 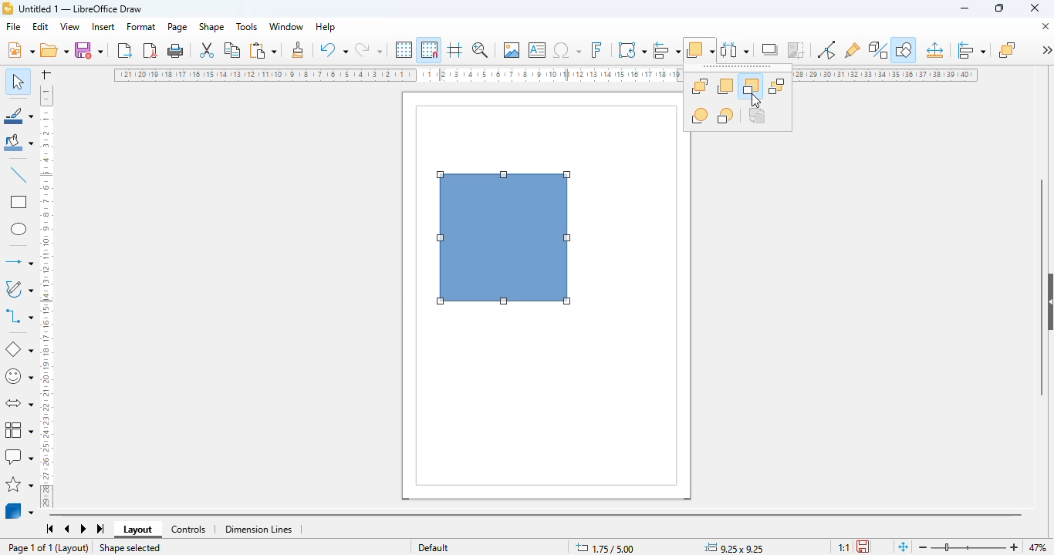 What do you see at coordinates (19, 174) in the screenshot?
I see `insert line` at bounding box center [19, 174].